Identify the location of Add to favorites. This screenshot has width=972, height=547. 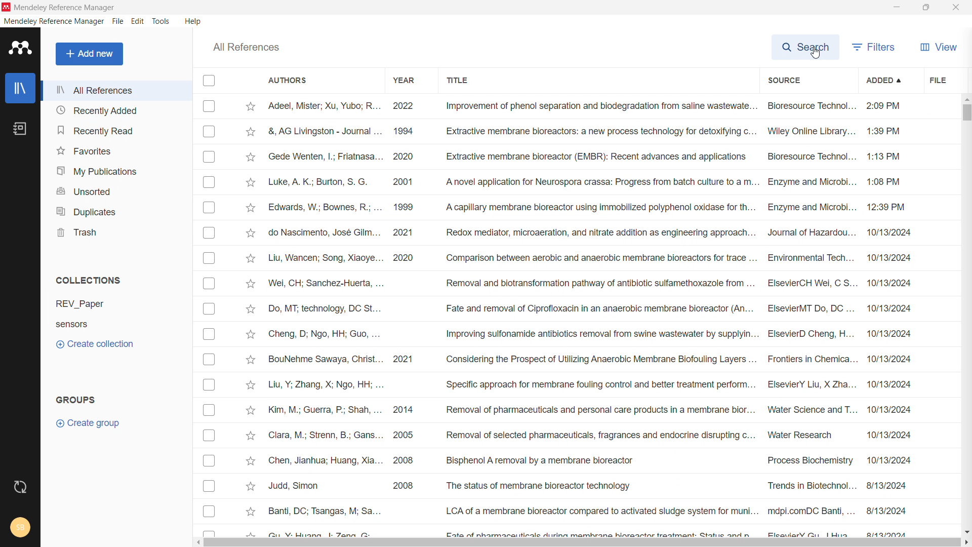
(249, 207).